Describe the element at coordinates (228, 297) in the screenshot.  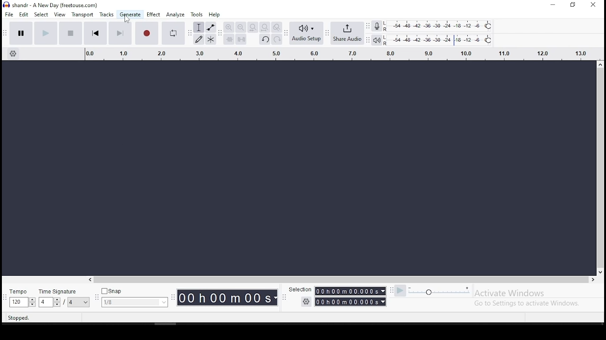
I see `00 h 00m 00 Ss` at that location.